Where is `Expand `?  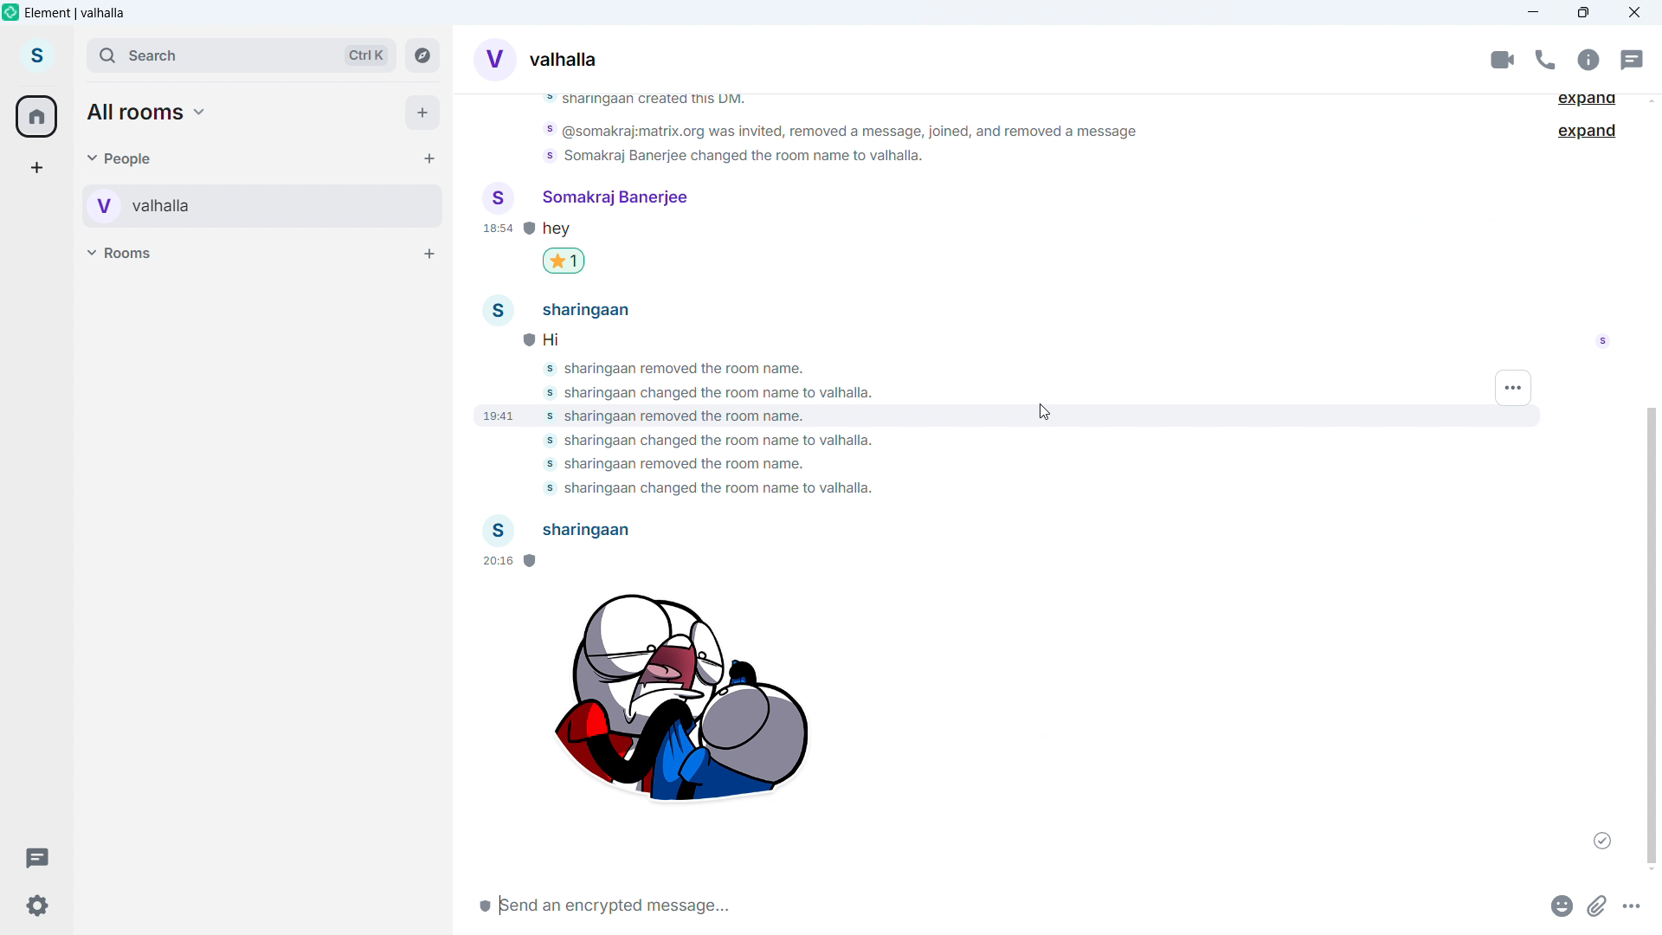 Expand  is located at coordinates (1589, 102).